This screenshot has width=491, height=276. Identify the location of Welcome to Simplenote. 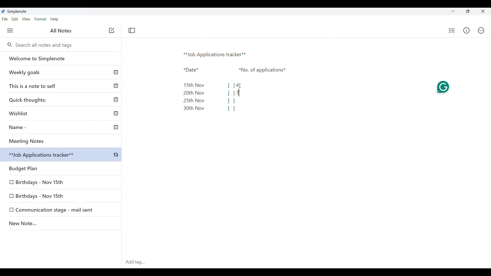
(61, 59).